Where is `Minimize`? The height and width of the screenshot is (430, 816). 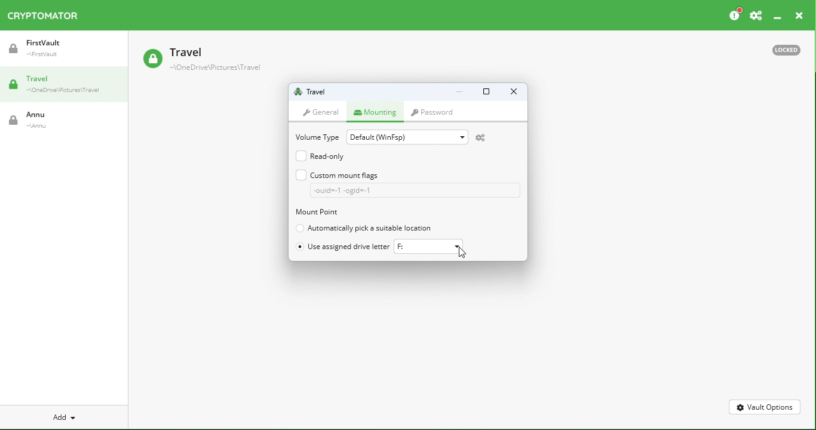
Minimize is located at coordinates (777, 14).